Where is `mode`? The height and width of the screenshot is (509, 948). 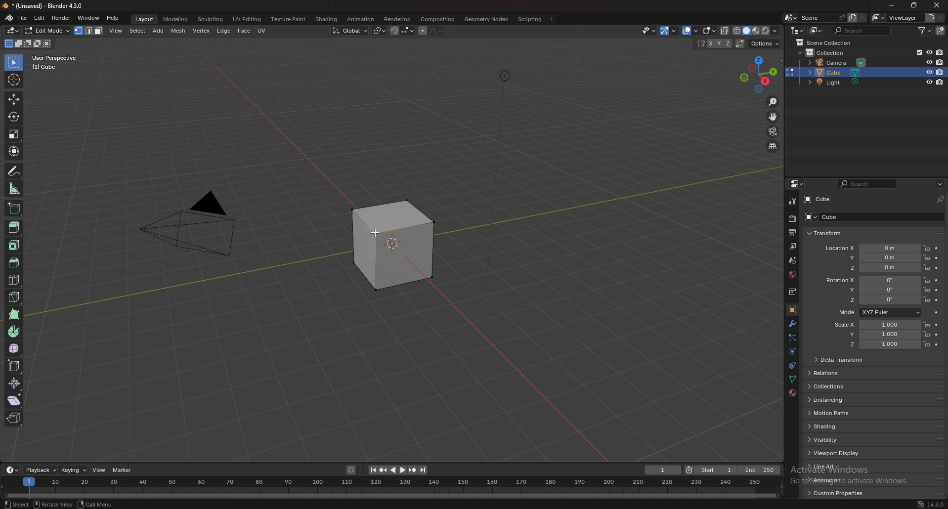 mode is located at coordinates (878, 312).